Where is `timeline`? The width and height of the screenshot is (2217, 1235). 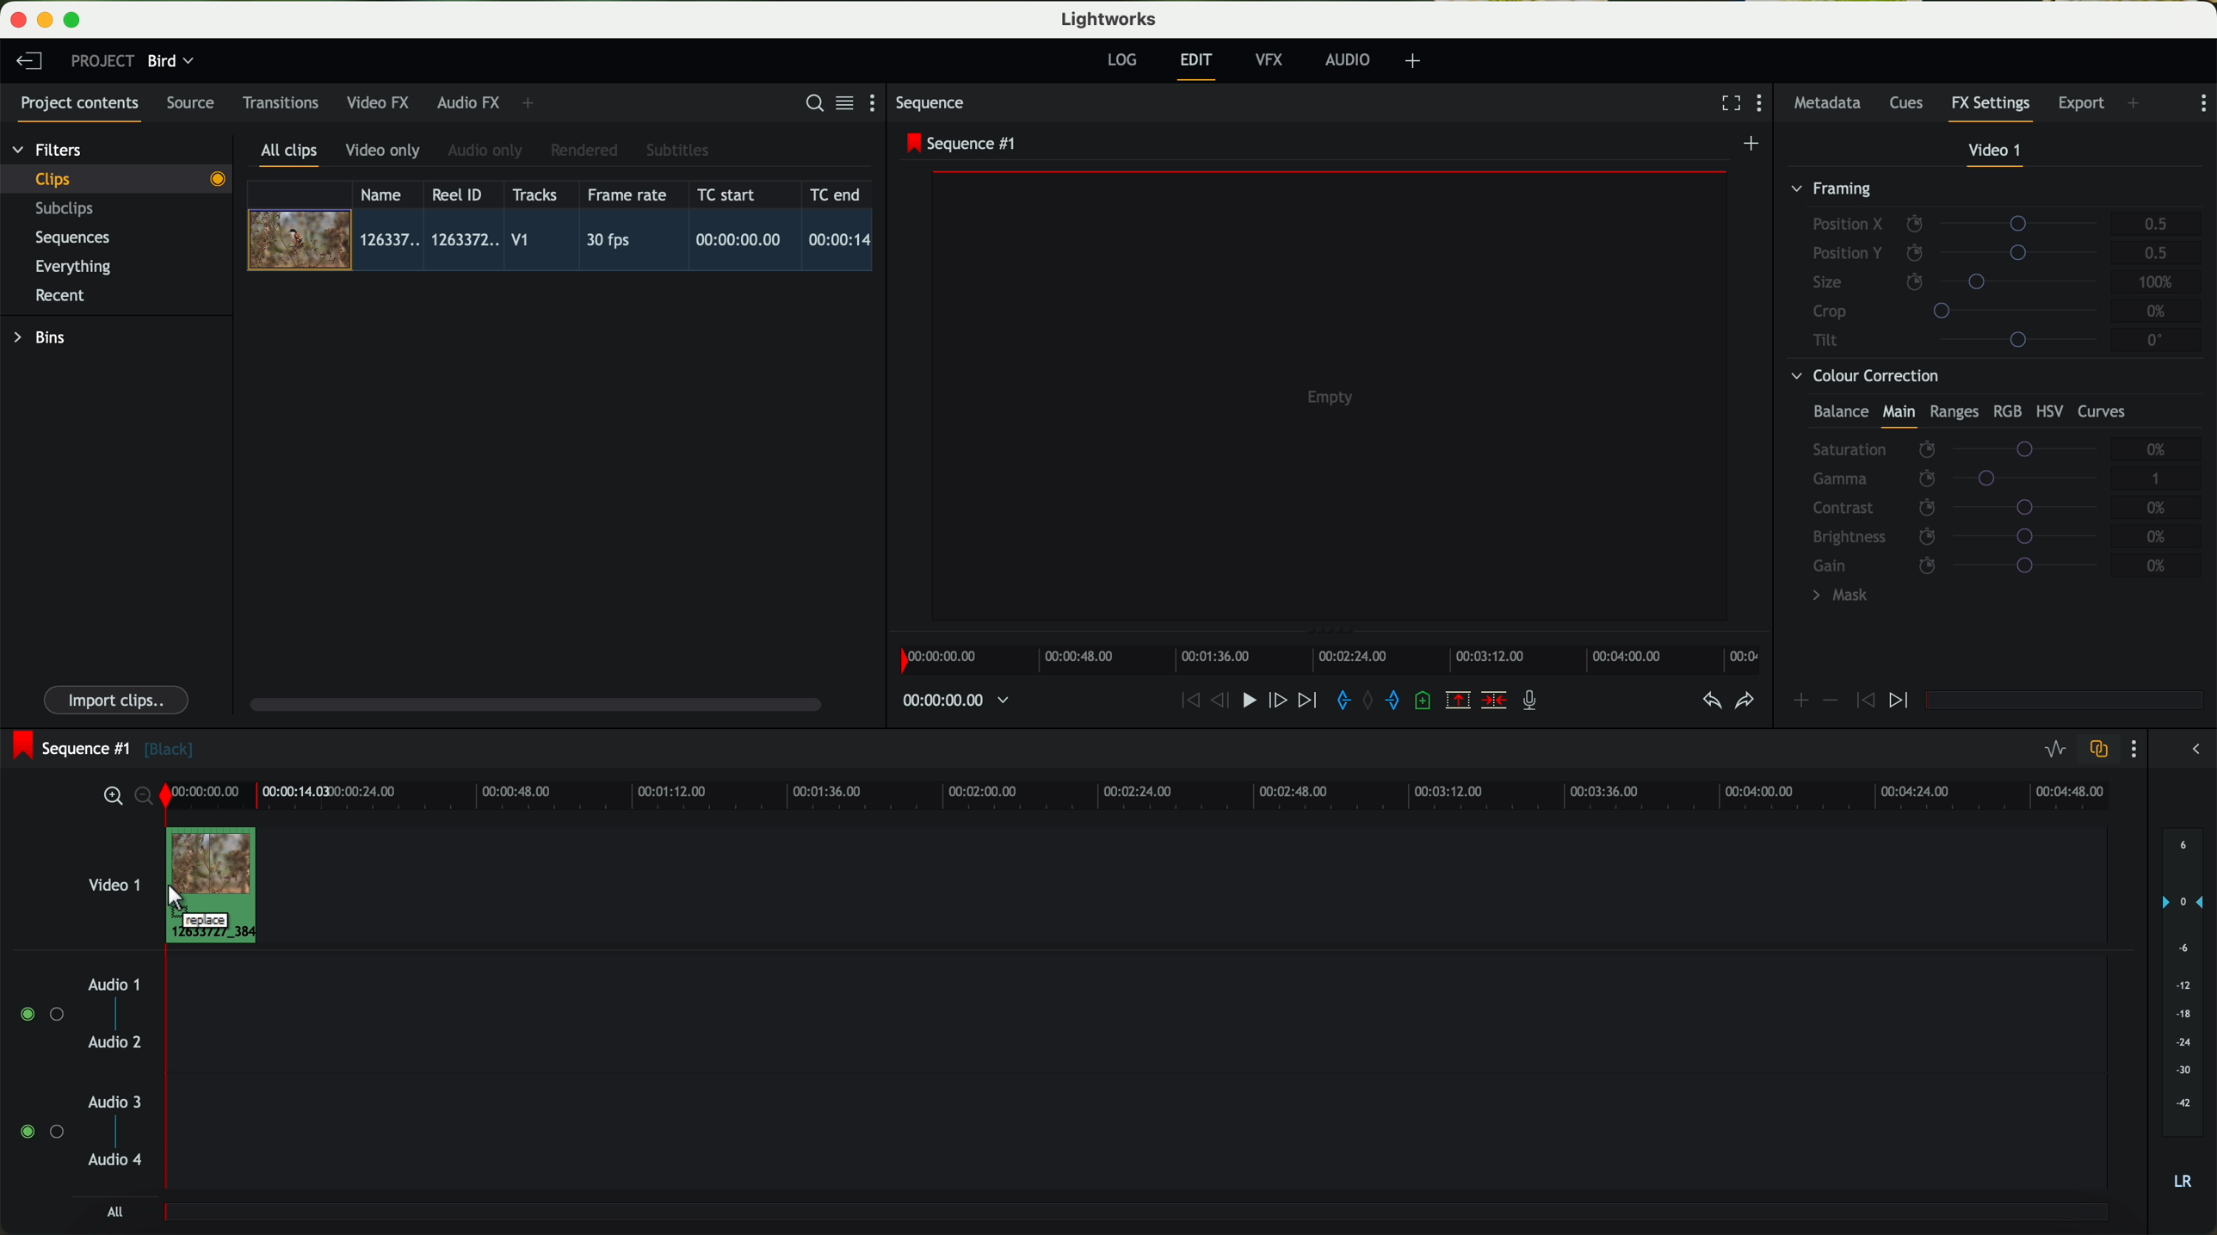 timeline is located at coordinates (1183, 793).